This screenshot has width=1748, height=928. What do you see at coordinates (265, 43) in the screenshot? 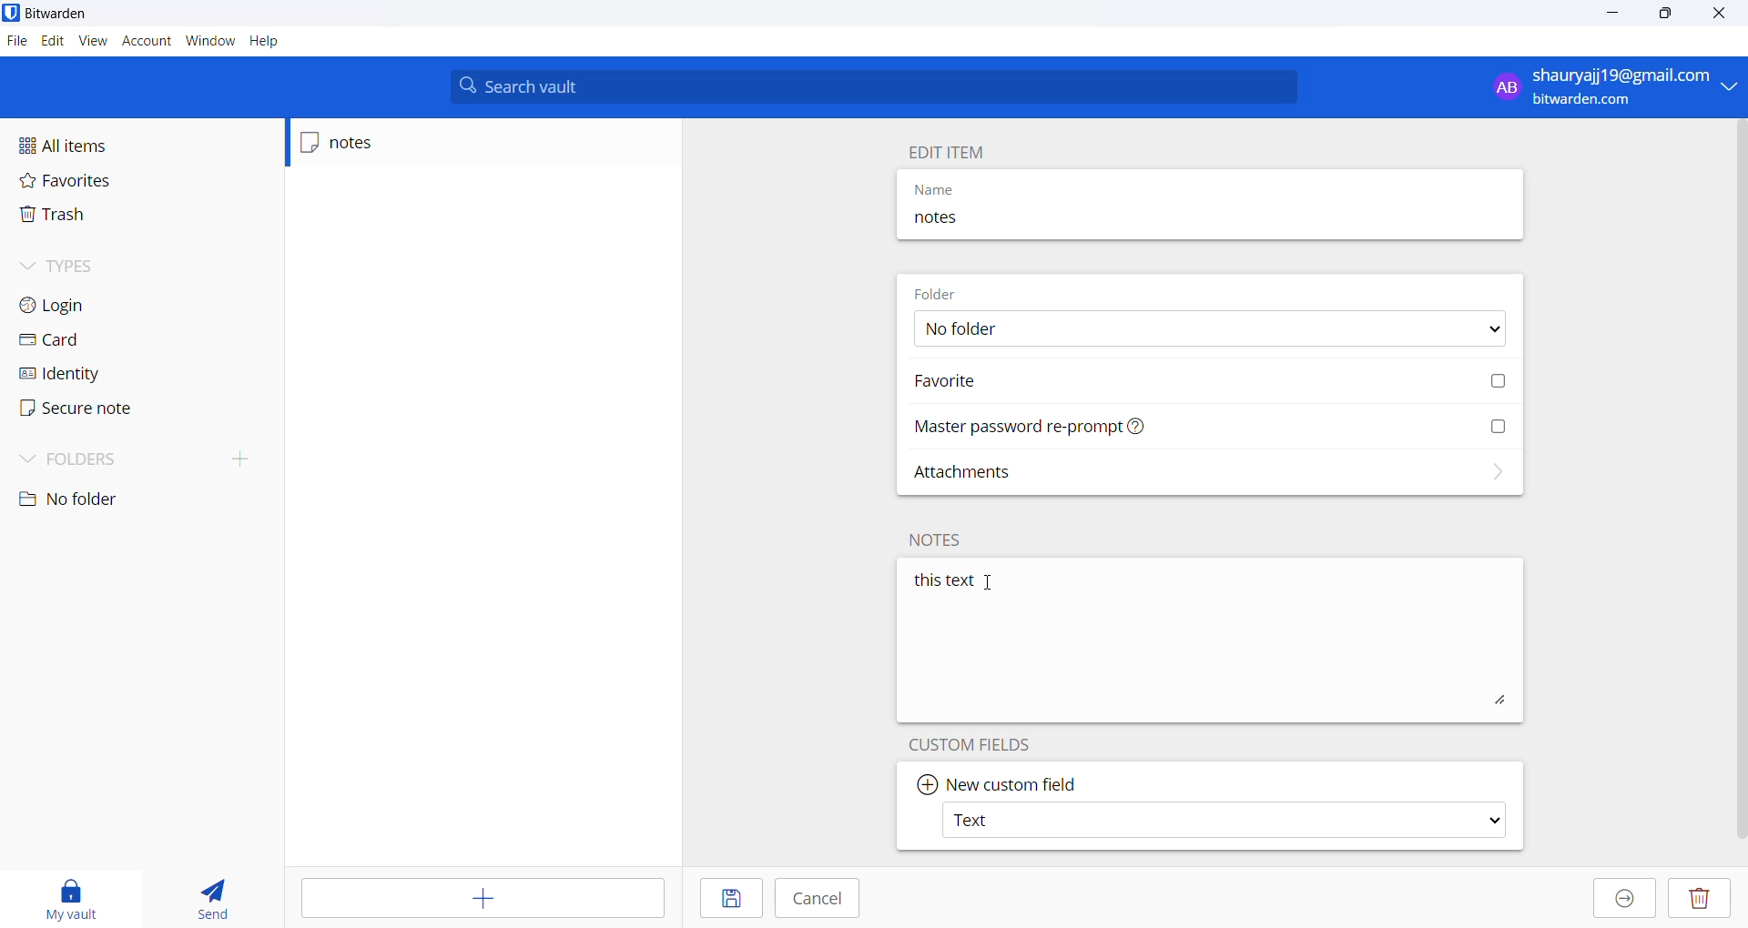
I see `help` at bounding box center [265, 43].